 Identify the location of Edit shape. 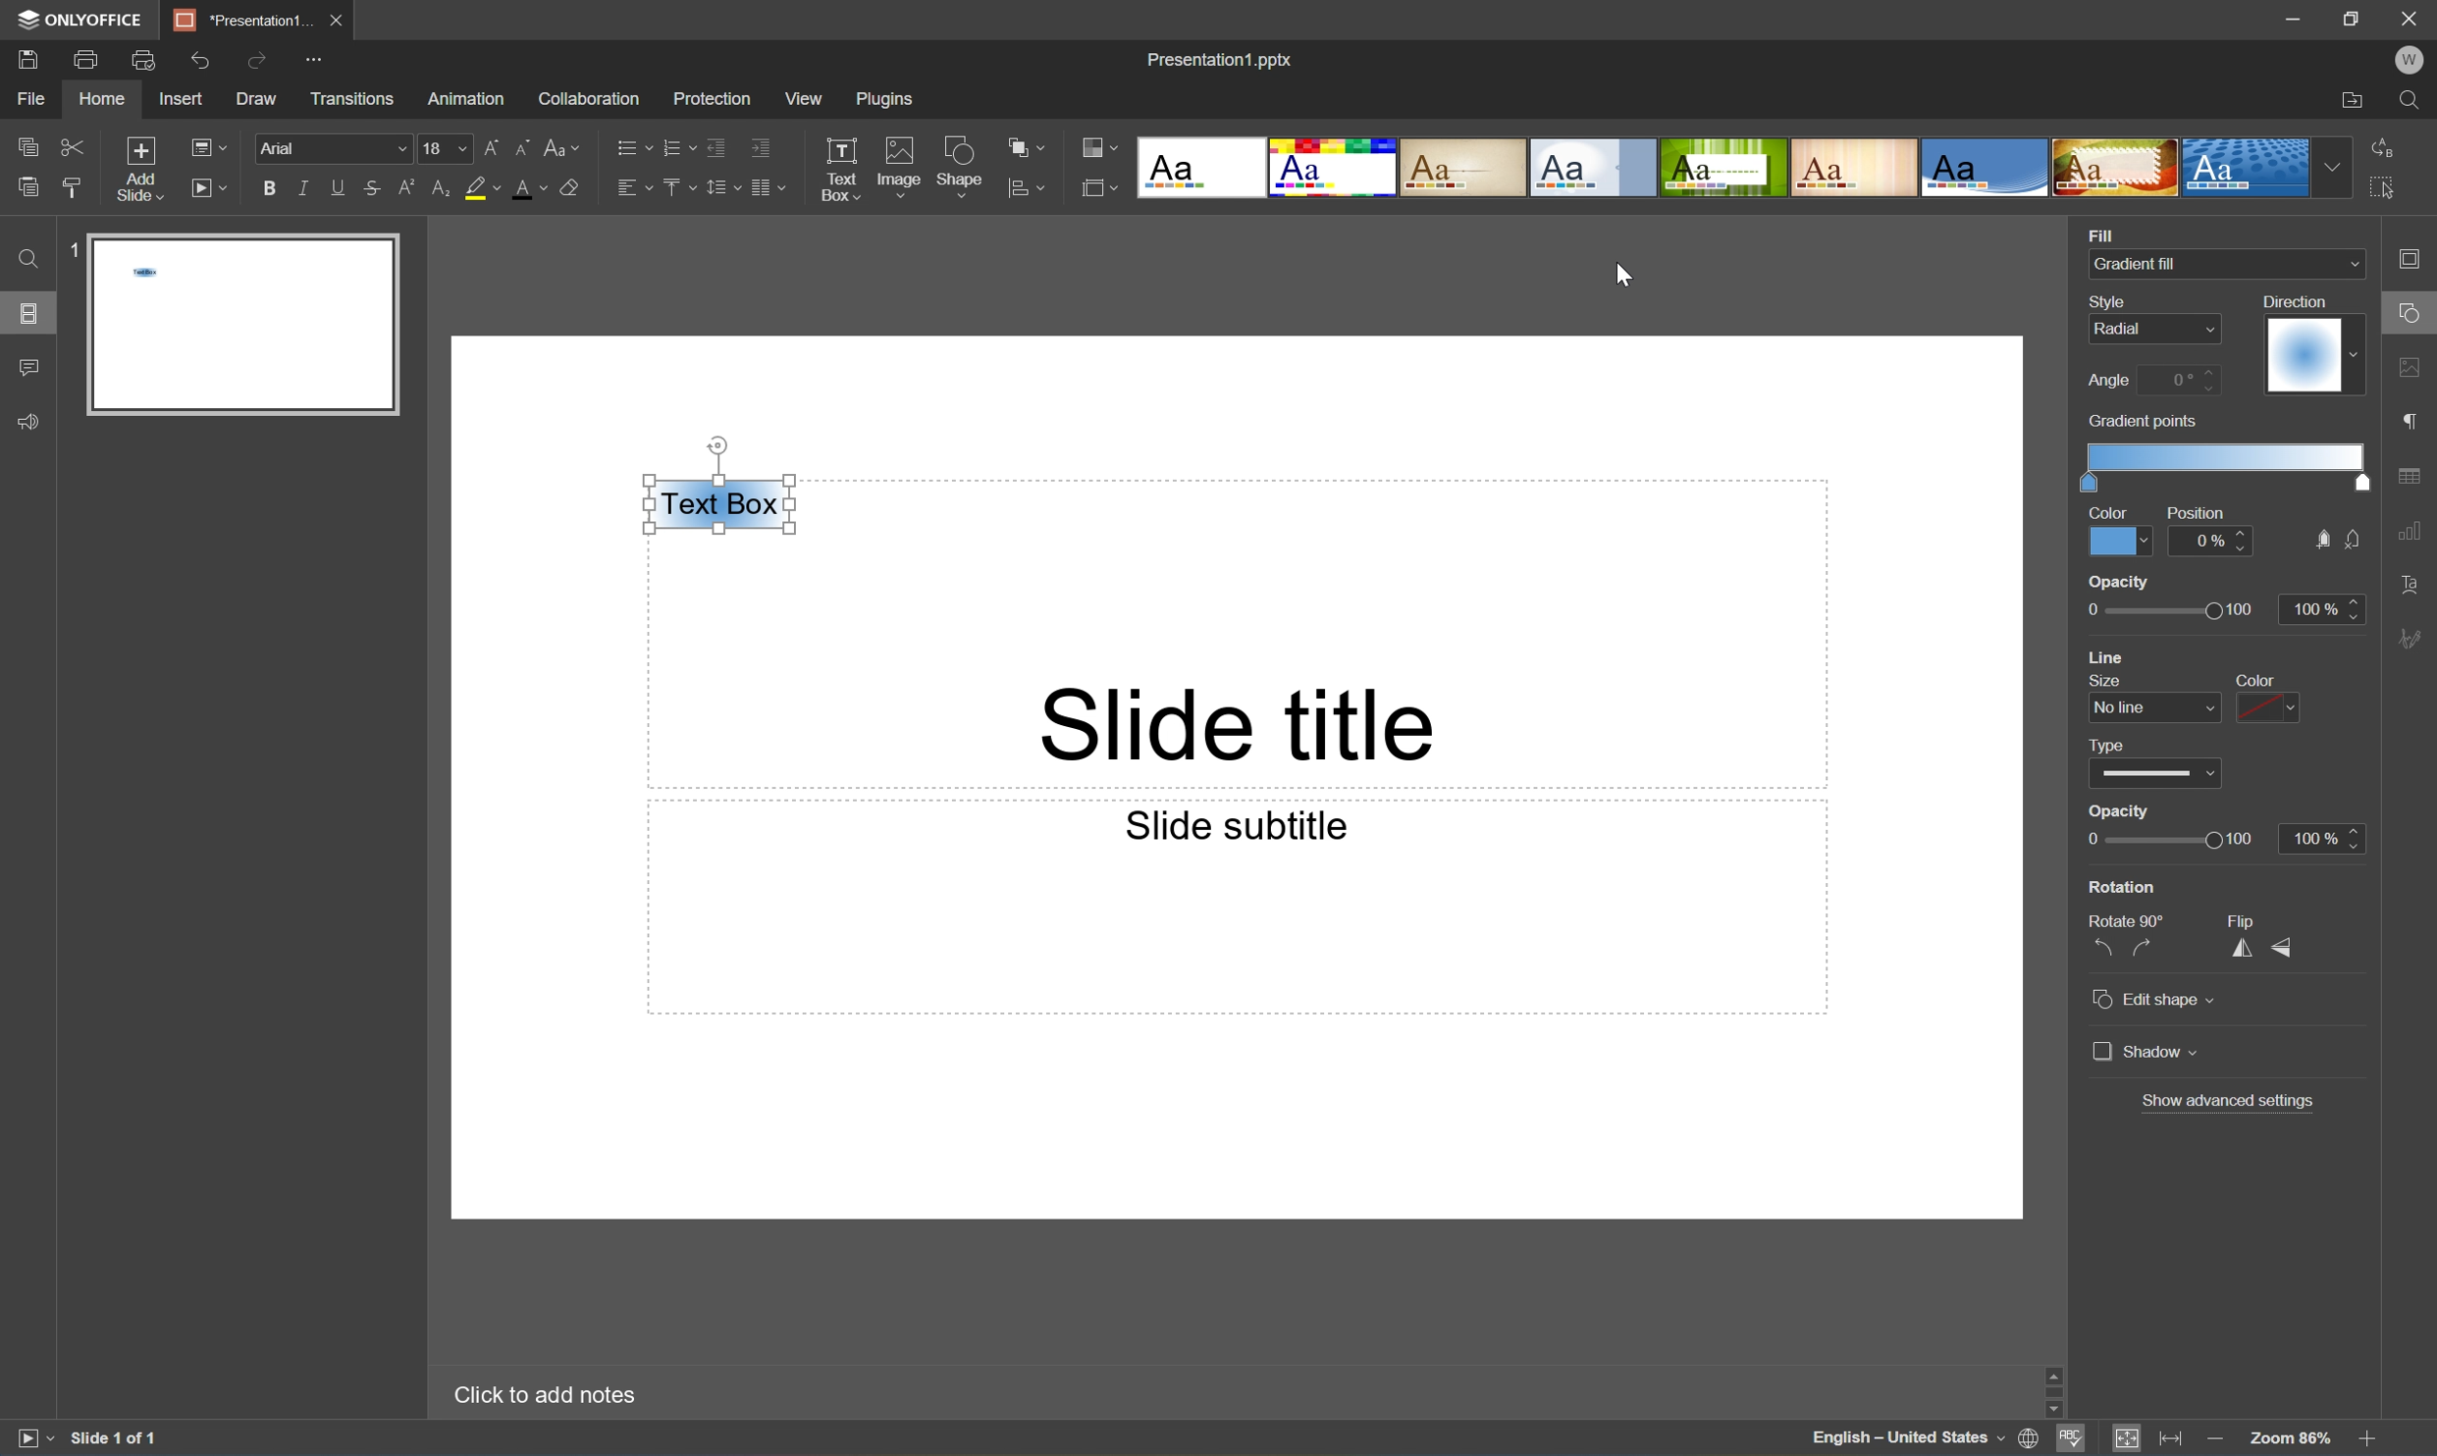
(2152, 1003).